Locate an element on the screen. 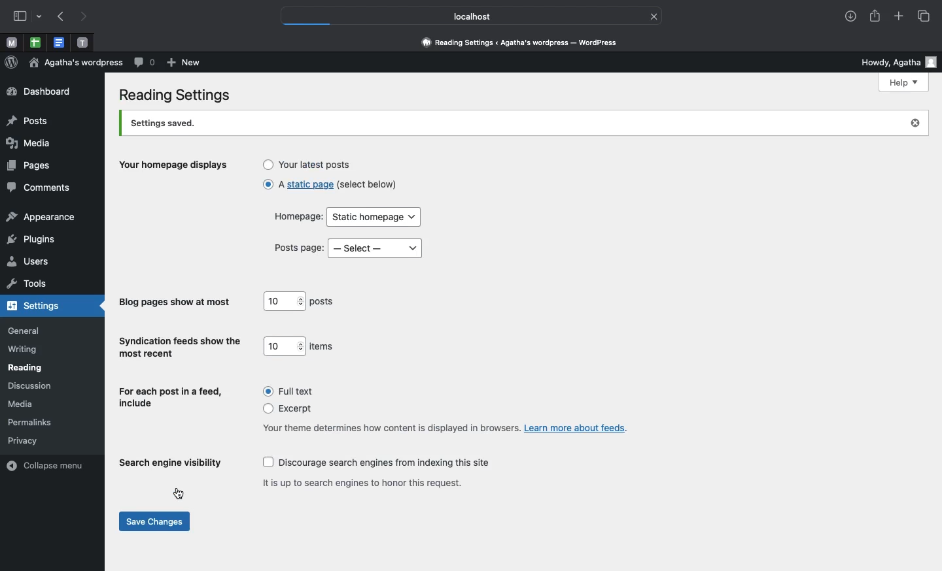  excerpt is located at coordinates (282, 409).